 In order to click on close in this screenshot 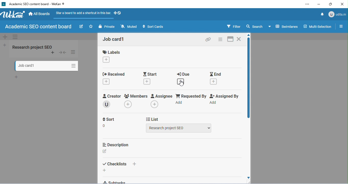, I will do `click(342, 4)`.